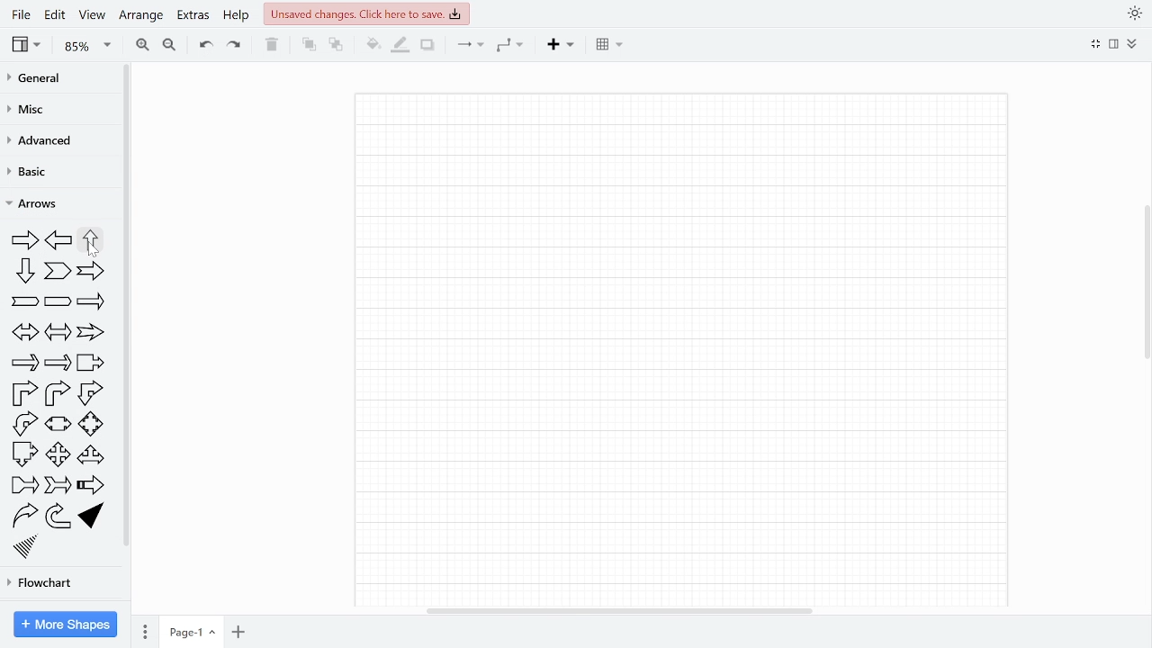 This screenshot has width=1152, height=648. What do you see at coordinates (34, 111) in the screenshot?
I see `Misc` at bounding box center [34, 111].